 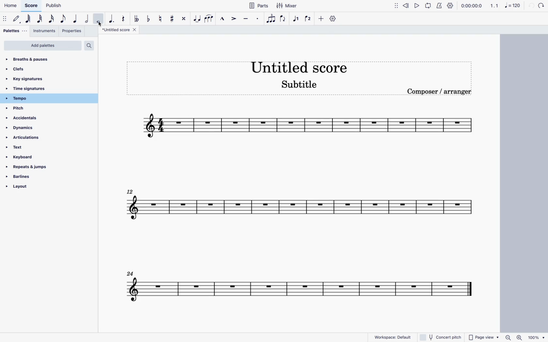 What do you see at coordinates (33, 149) in the screenshot?
I see `text` at bounding box center [33, 149].